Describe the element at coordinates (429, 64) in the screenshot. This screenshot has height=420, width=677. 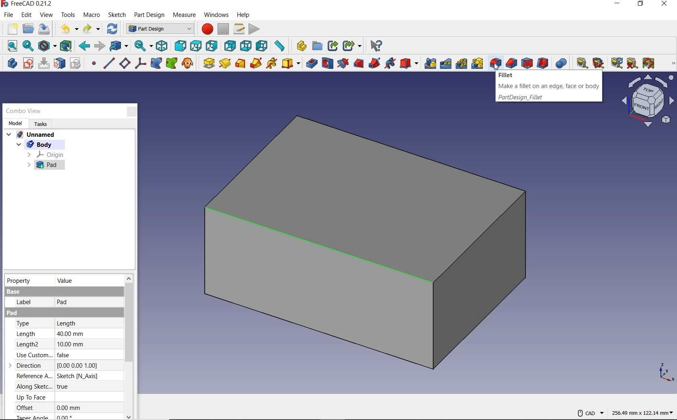
I see `mirrored` at that location.